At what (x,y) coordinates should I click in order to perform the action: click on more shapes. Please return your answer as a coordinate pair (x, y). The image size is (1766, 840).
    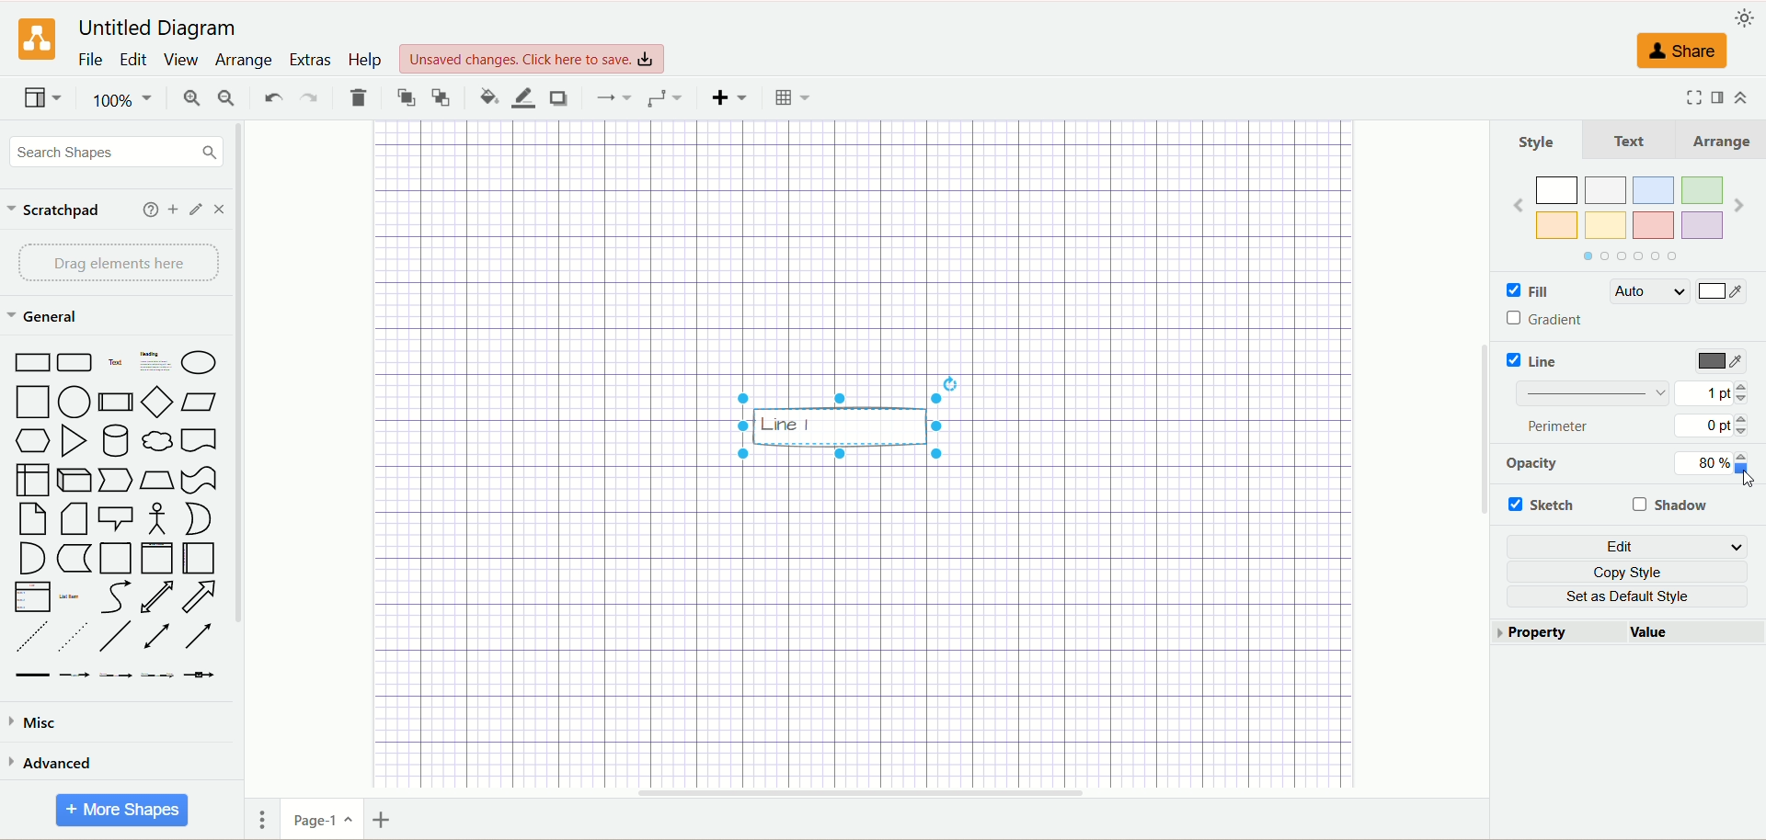
    Looking at the image, I should click on (125, 808).